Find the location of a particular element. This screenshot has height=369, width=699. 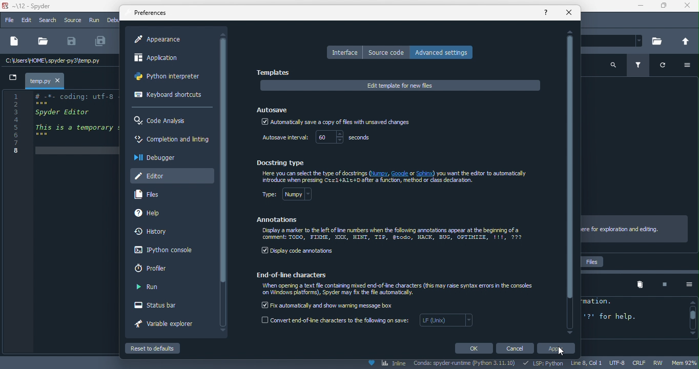

search is located at coordinates (613, 64).